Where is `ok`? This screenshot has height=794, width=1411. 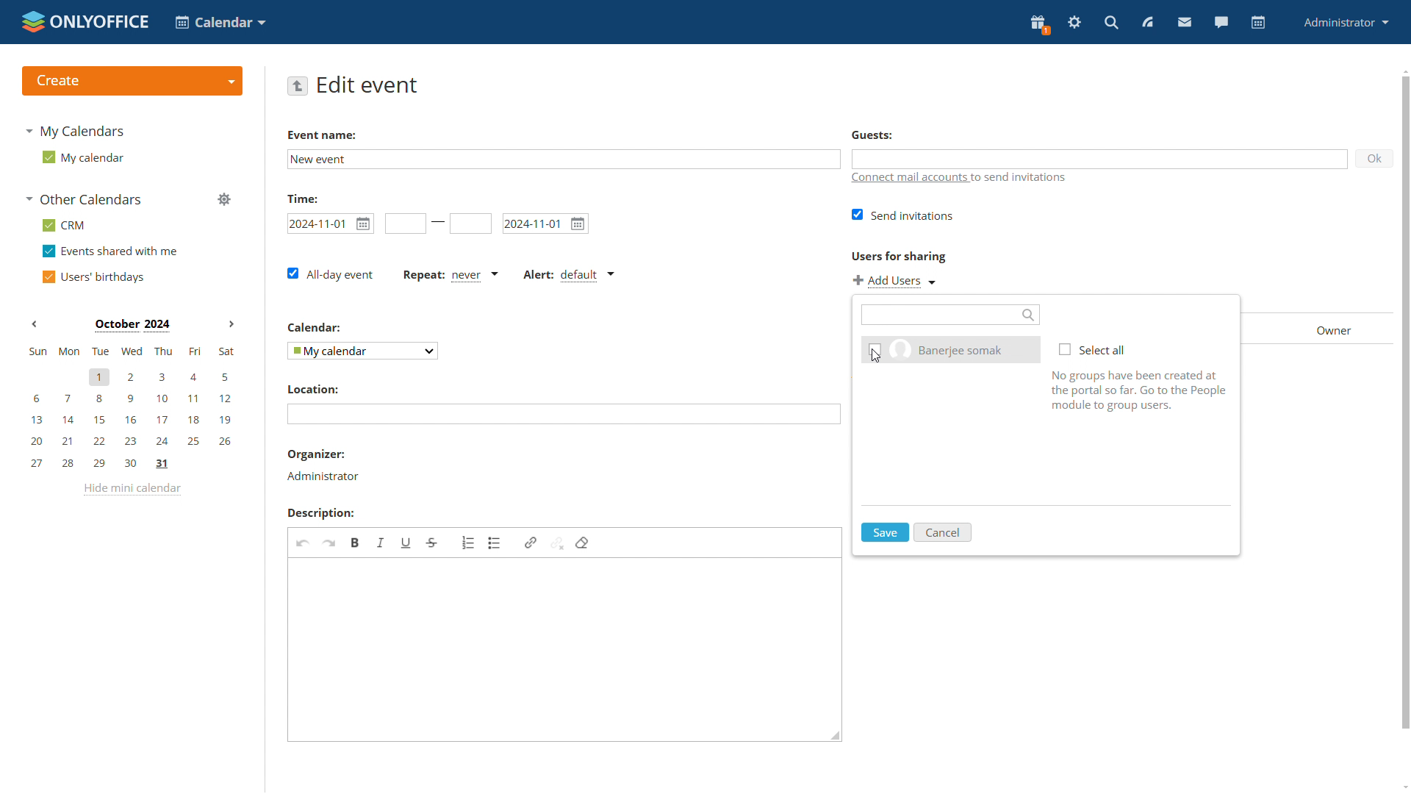
ok is located at coordinates (1375, 159).